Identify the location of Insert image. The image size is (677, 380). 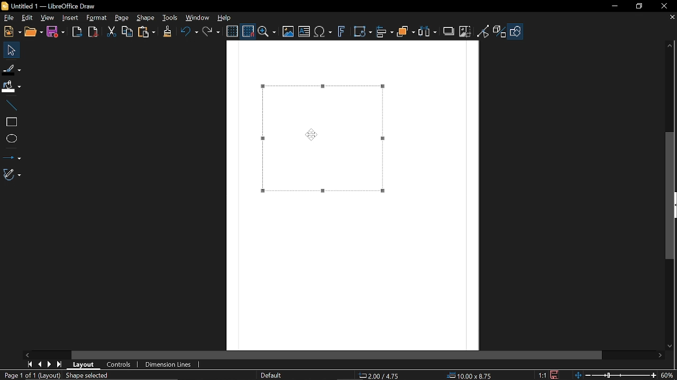
(287, 32).